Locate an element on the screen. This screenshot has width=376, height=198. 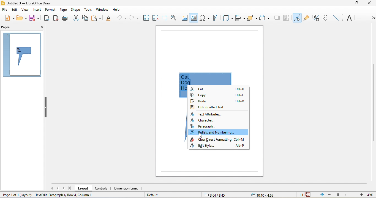
text box is located at coordinates (194, 18).